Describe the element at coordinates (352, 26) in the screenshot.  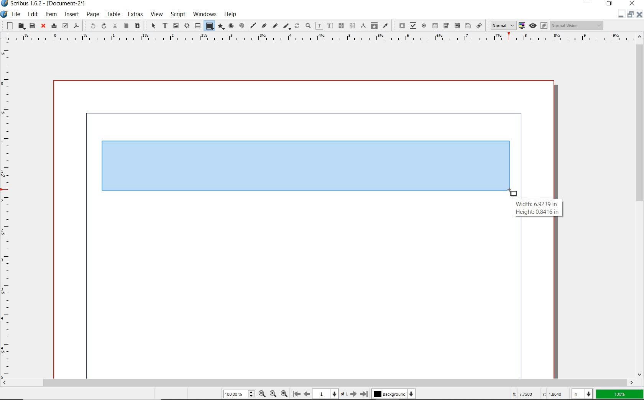
I see `measurements` at that location.